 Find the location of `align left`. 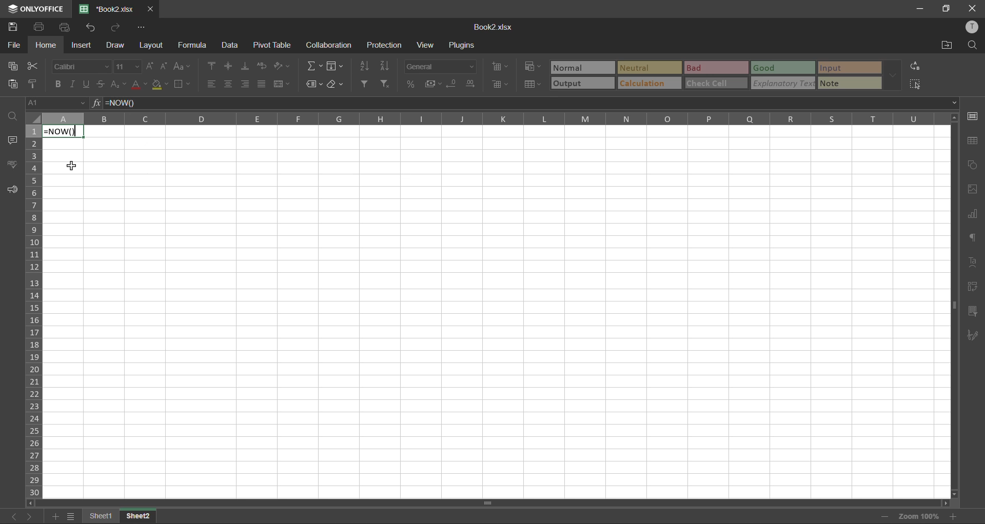

align left is located at coordinates (212, 84).